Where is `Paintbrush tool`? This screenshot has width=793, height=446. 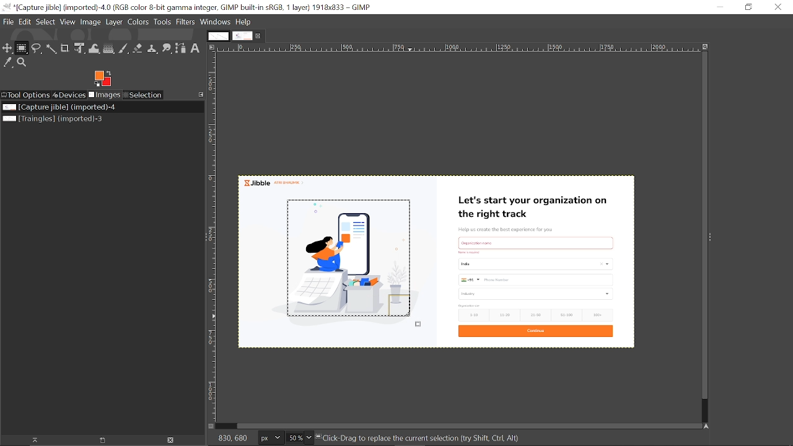 Paintbrush tool is located at coordinates (125, 48).